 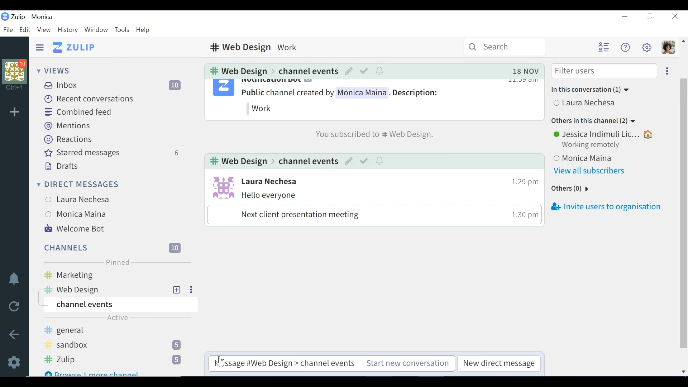 What do you see at coordinates (89, 99) in the screenshot?
I see `Recent conversations` at bounding box center [89, 99].